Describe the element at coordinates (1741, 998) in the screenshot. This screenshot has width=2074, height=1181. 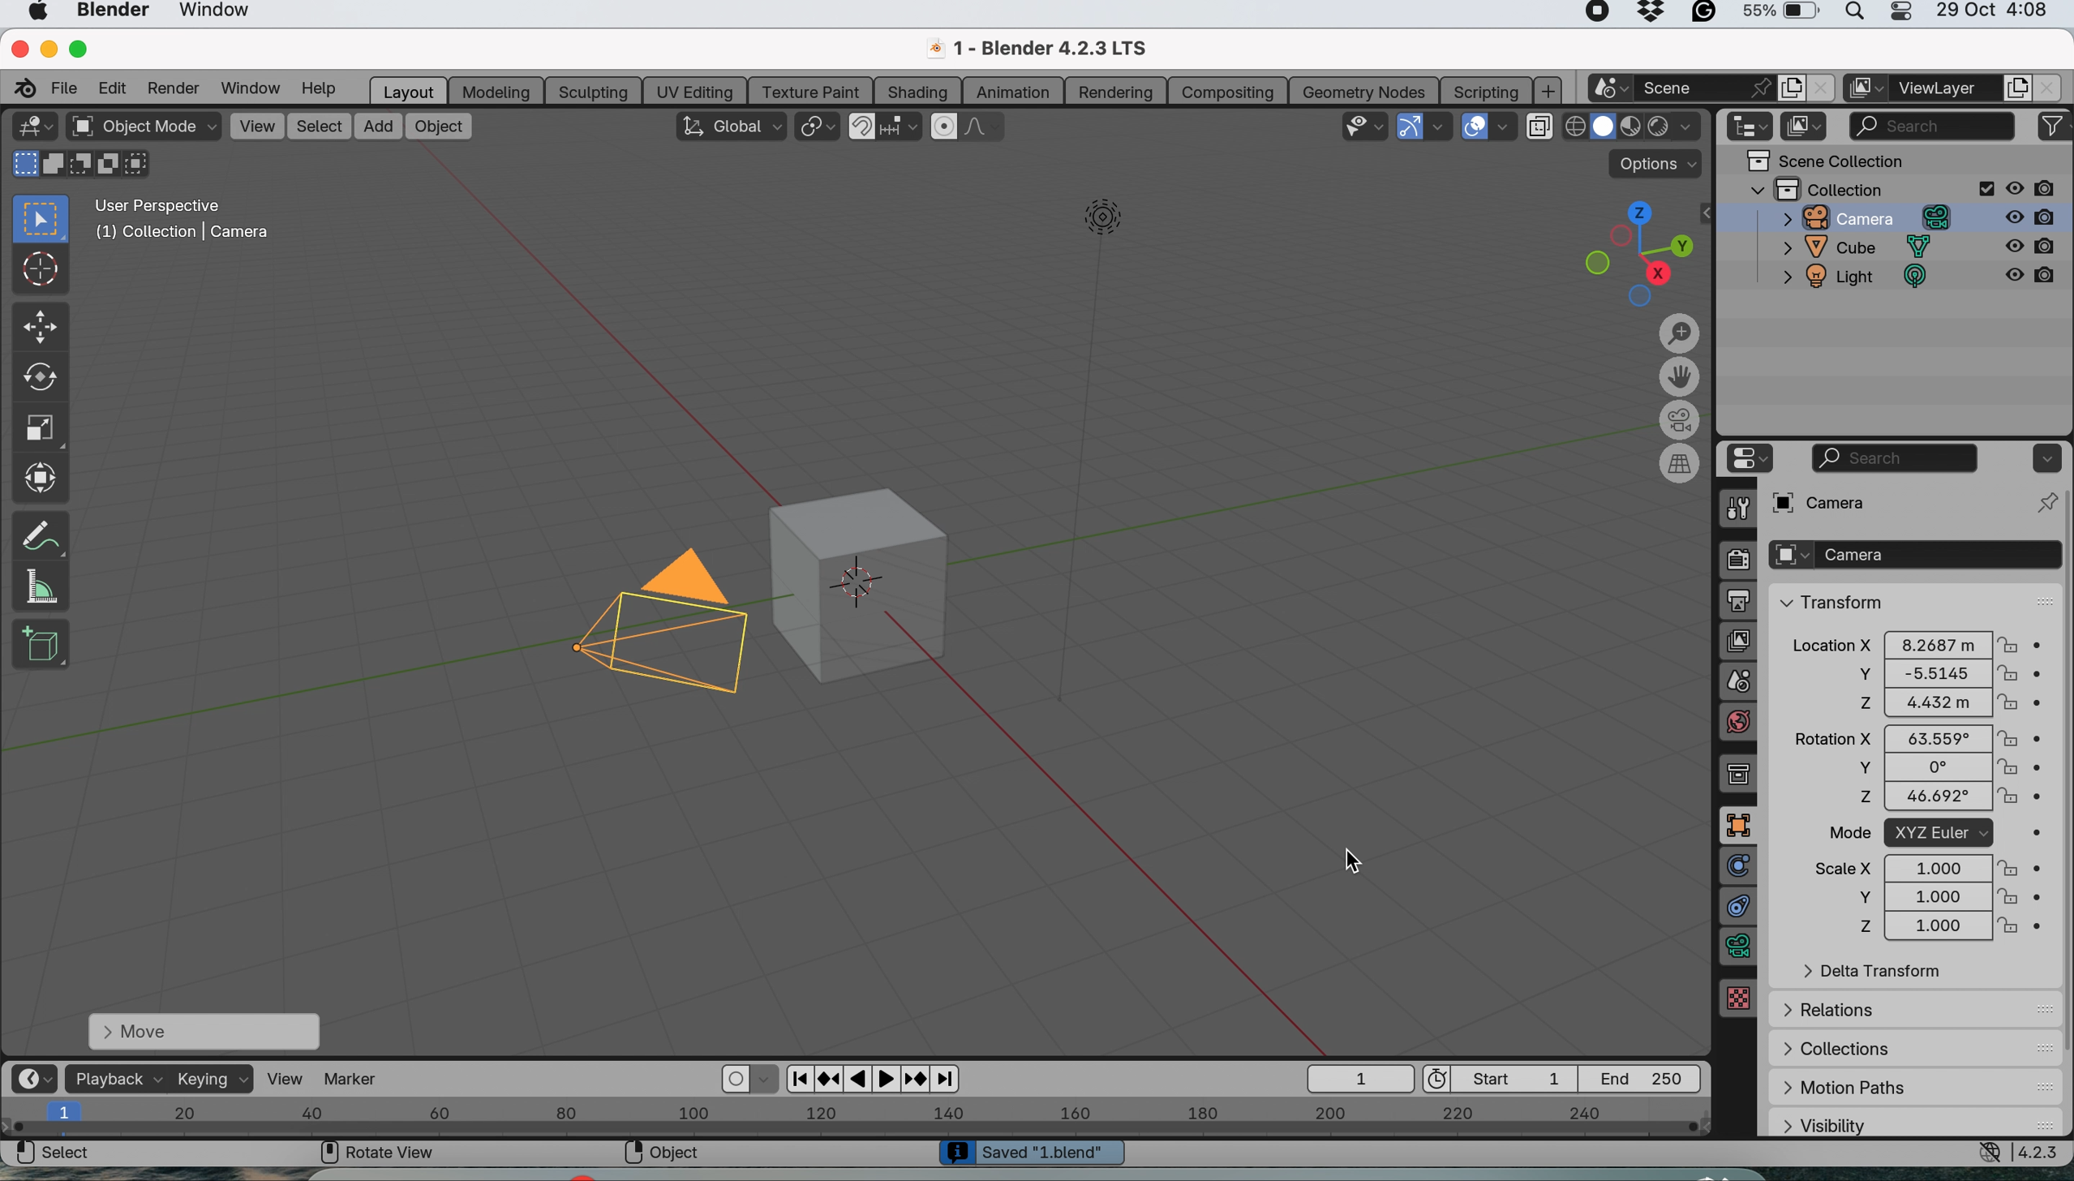
I see `texture` at that location.